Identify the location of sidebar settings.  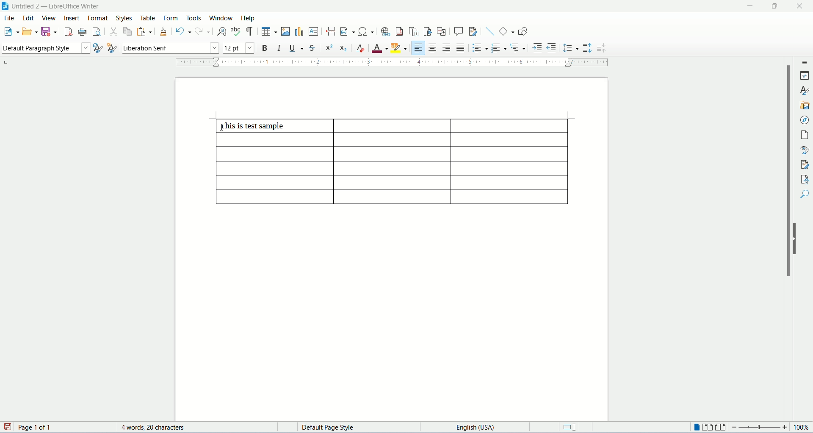
(804, 61).